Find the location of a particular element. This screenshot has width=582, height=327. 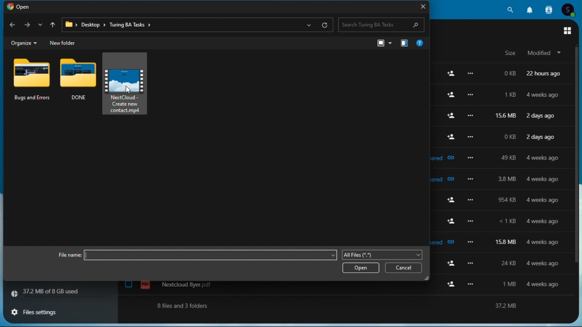

22 hours ago is located at coordinates (547, 74).